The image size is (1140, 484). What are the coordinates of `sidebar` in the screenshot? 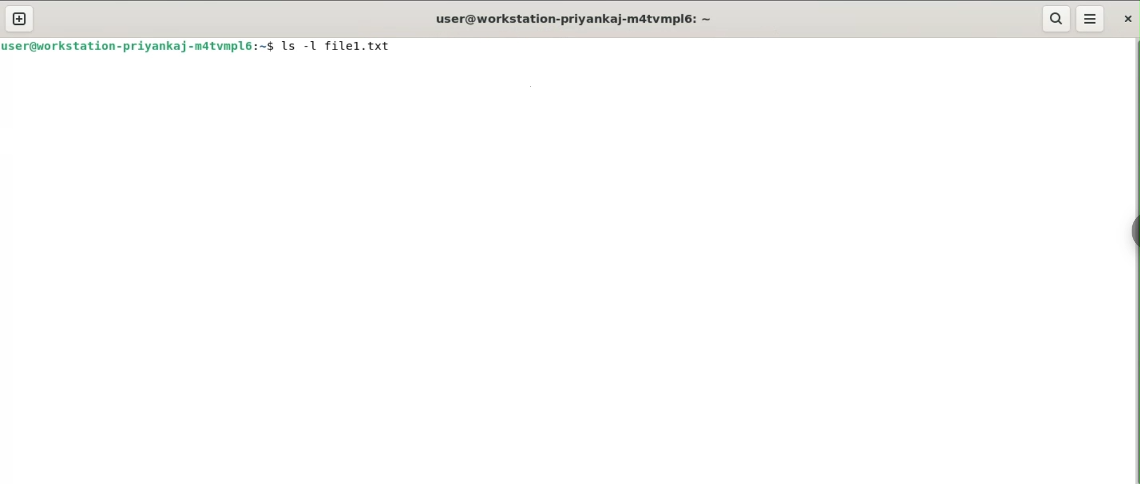 It's located at (1134, 232).